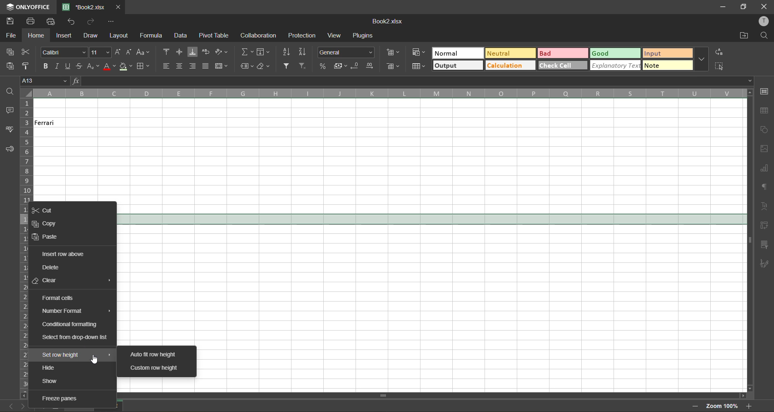 This screenshot has height=412, width=774. Describe the element at coordinates (213, 35) in the screenshot. I see `pivot table` at that location.